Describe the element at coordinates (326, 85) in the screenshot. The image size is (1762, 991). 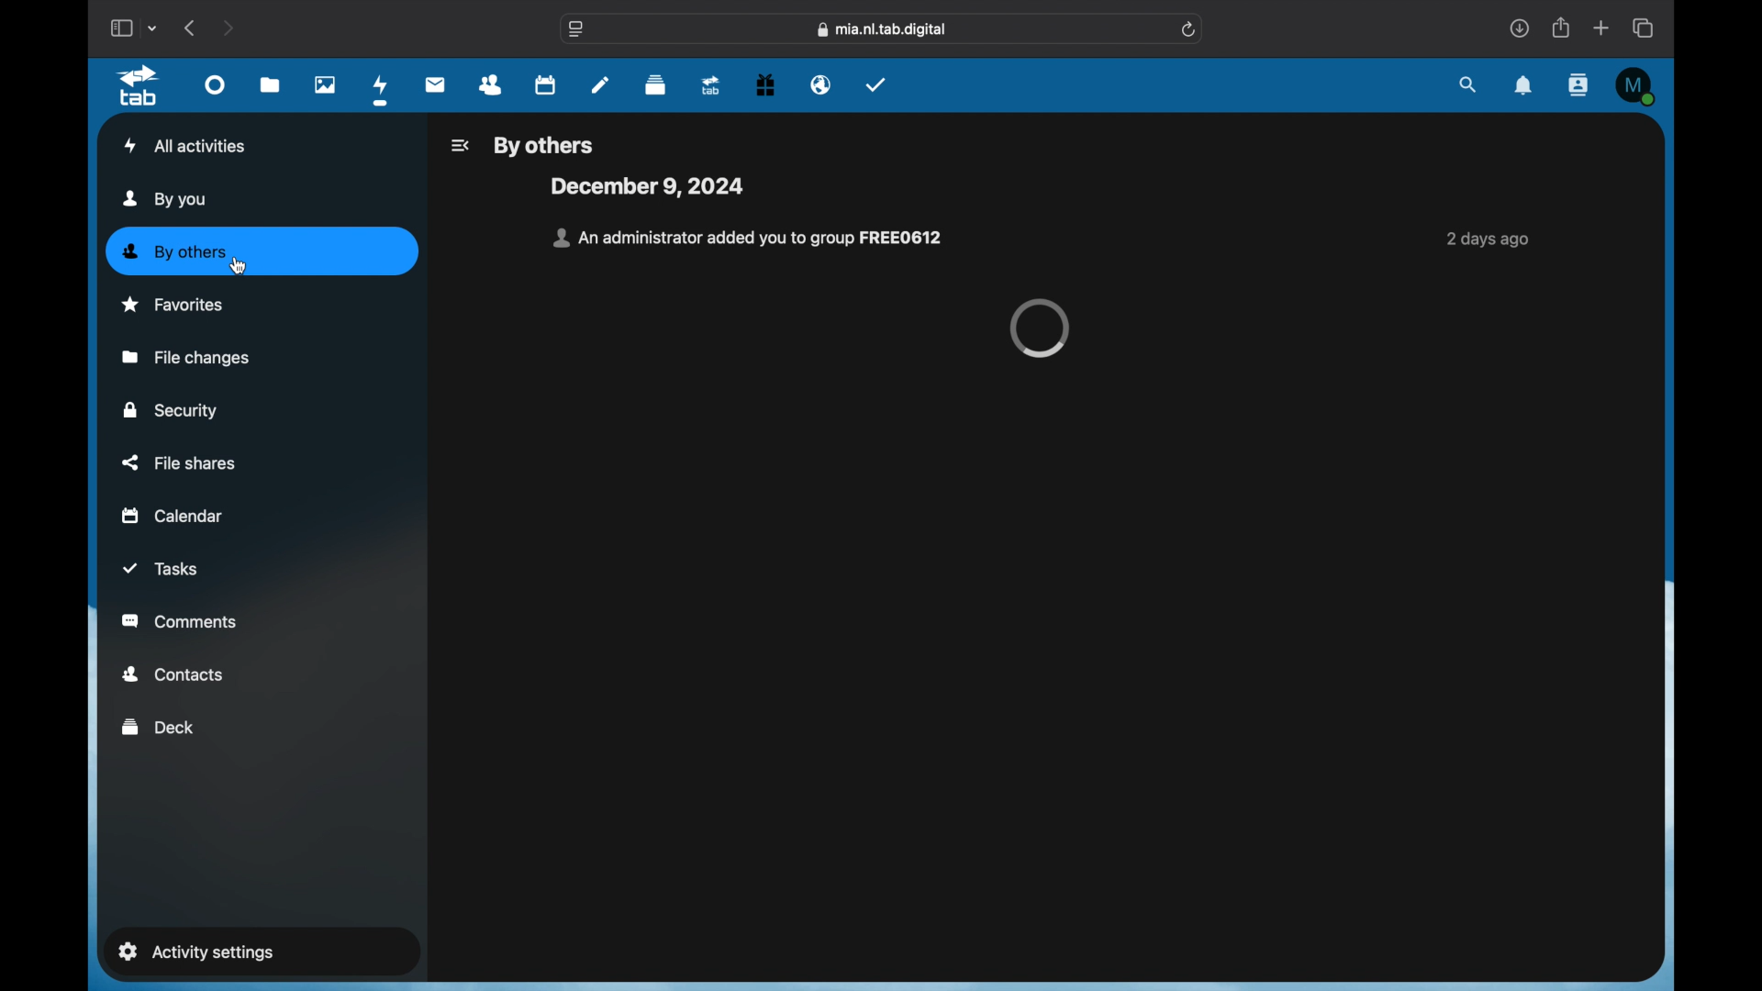
I see `photos` at that location.